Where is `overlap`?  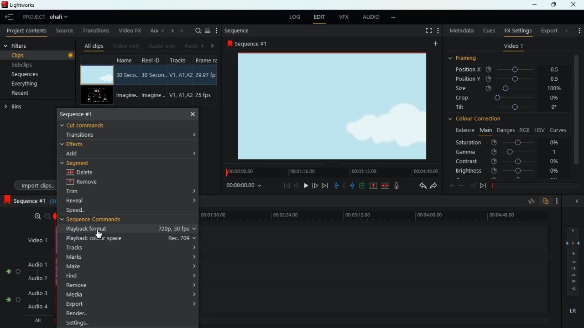
overlap is located at coordinates (545, 202).